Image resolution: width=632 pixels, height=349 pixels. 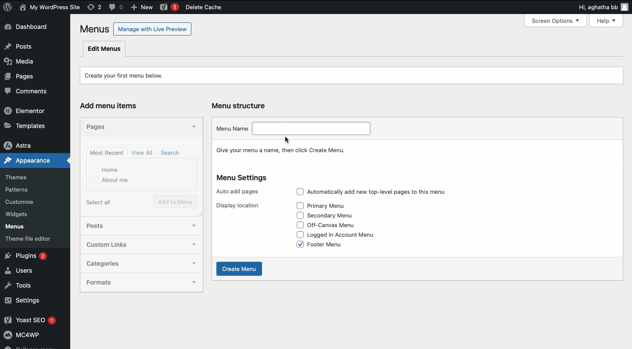 I want to click on Select all, so click(x=98, y=202).